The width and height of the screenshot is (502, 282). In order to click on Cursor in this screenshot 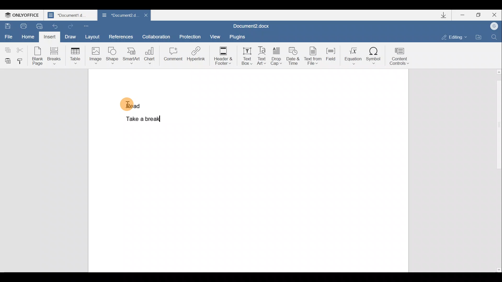, I will do `click(133, 105)`.